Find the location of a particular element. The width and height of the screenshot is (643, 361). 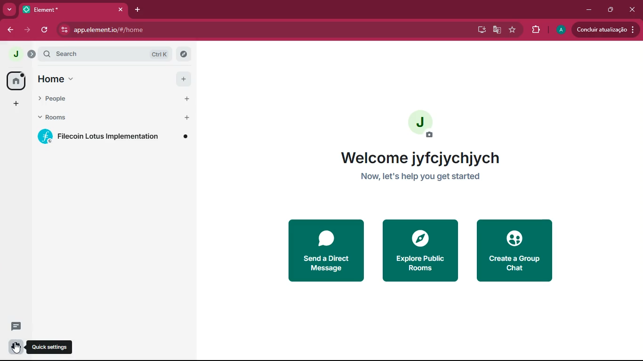

back is located at coordinates (9, 30).